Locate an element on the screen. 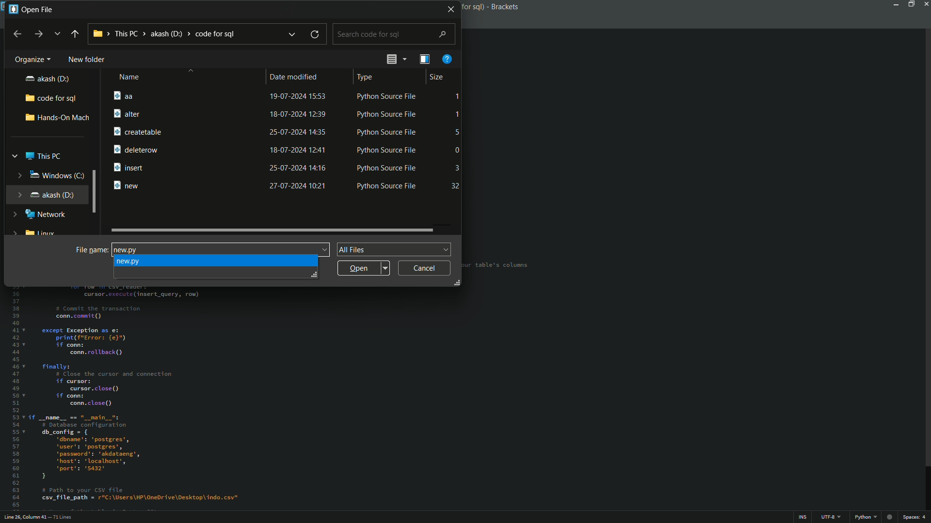  organize is located at coordinates (30, 60).